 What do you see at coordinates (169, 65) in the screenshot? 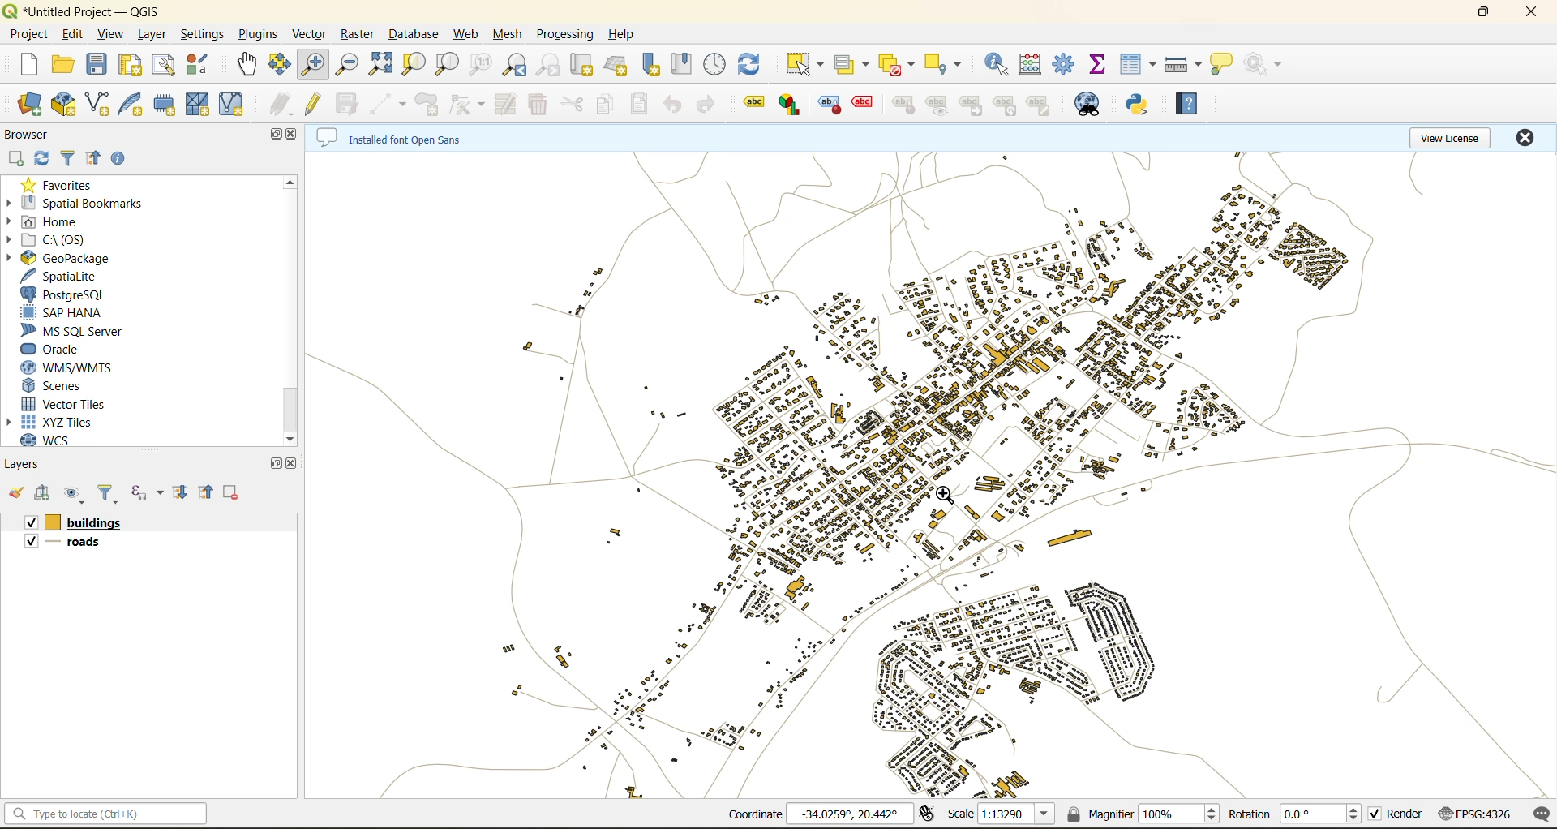
I see `show layout` at bounding box center [169, 65].